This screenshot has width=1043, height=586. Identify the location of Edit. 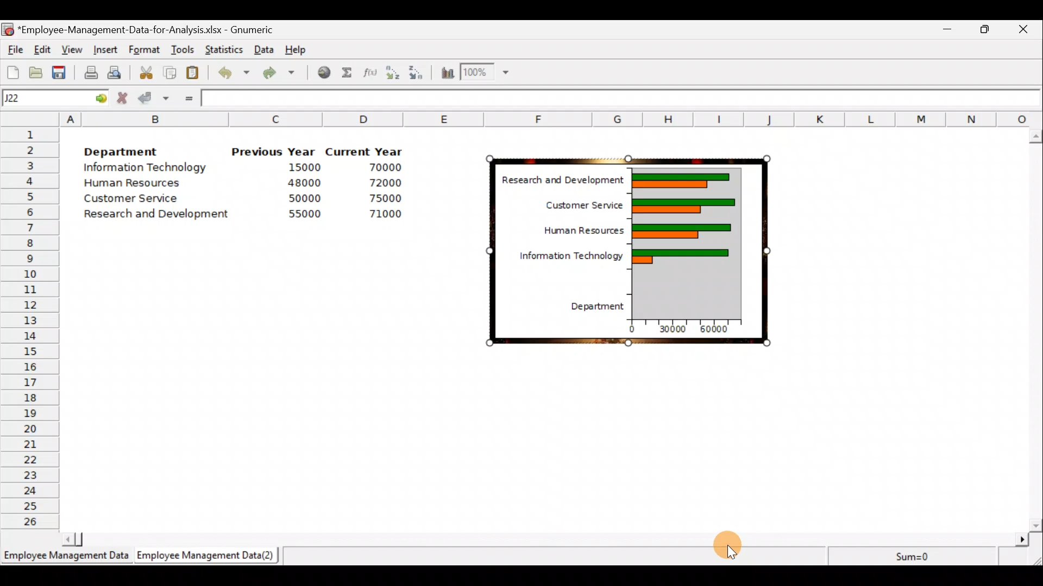
(43, 49).